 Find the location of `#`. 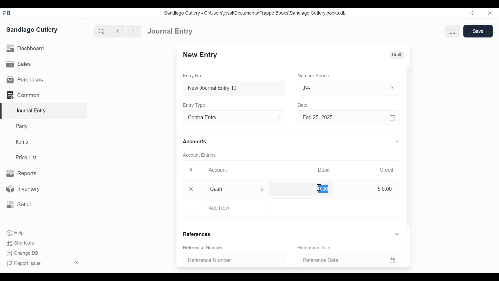

# is located at coordinates (192, 169).